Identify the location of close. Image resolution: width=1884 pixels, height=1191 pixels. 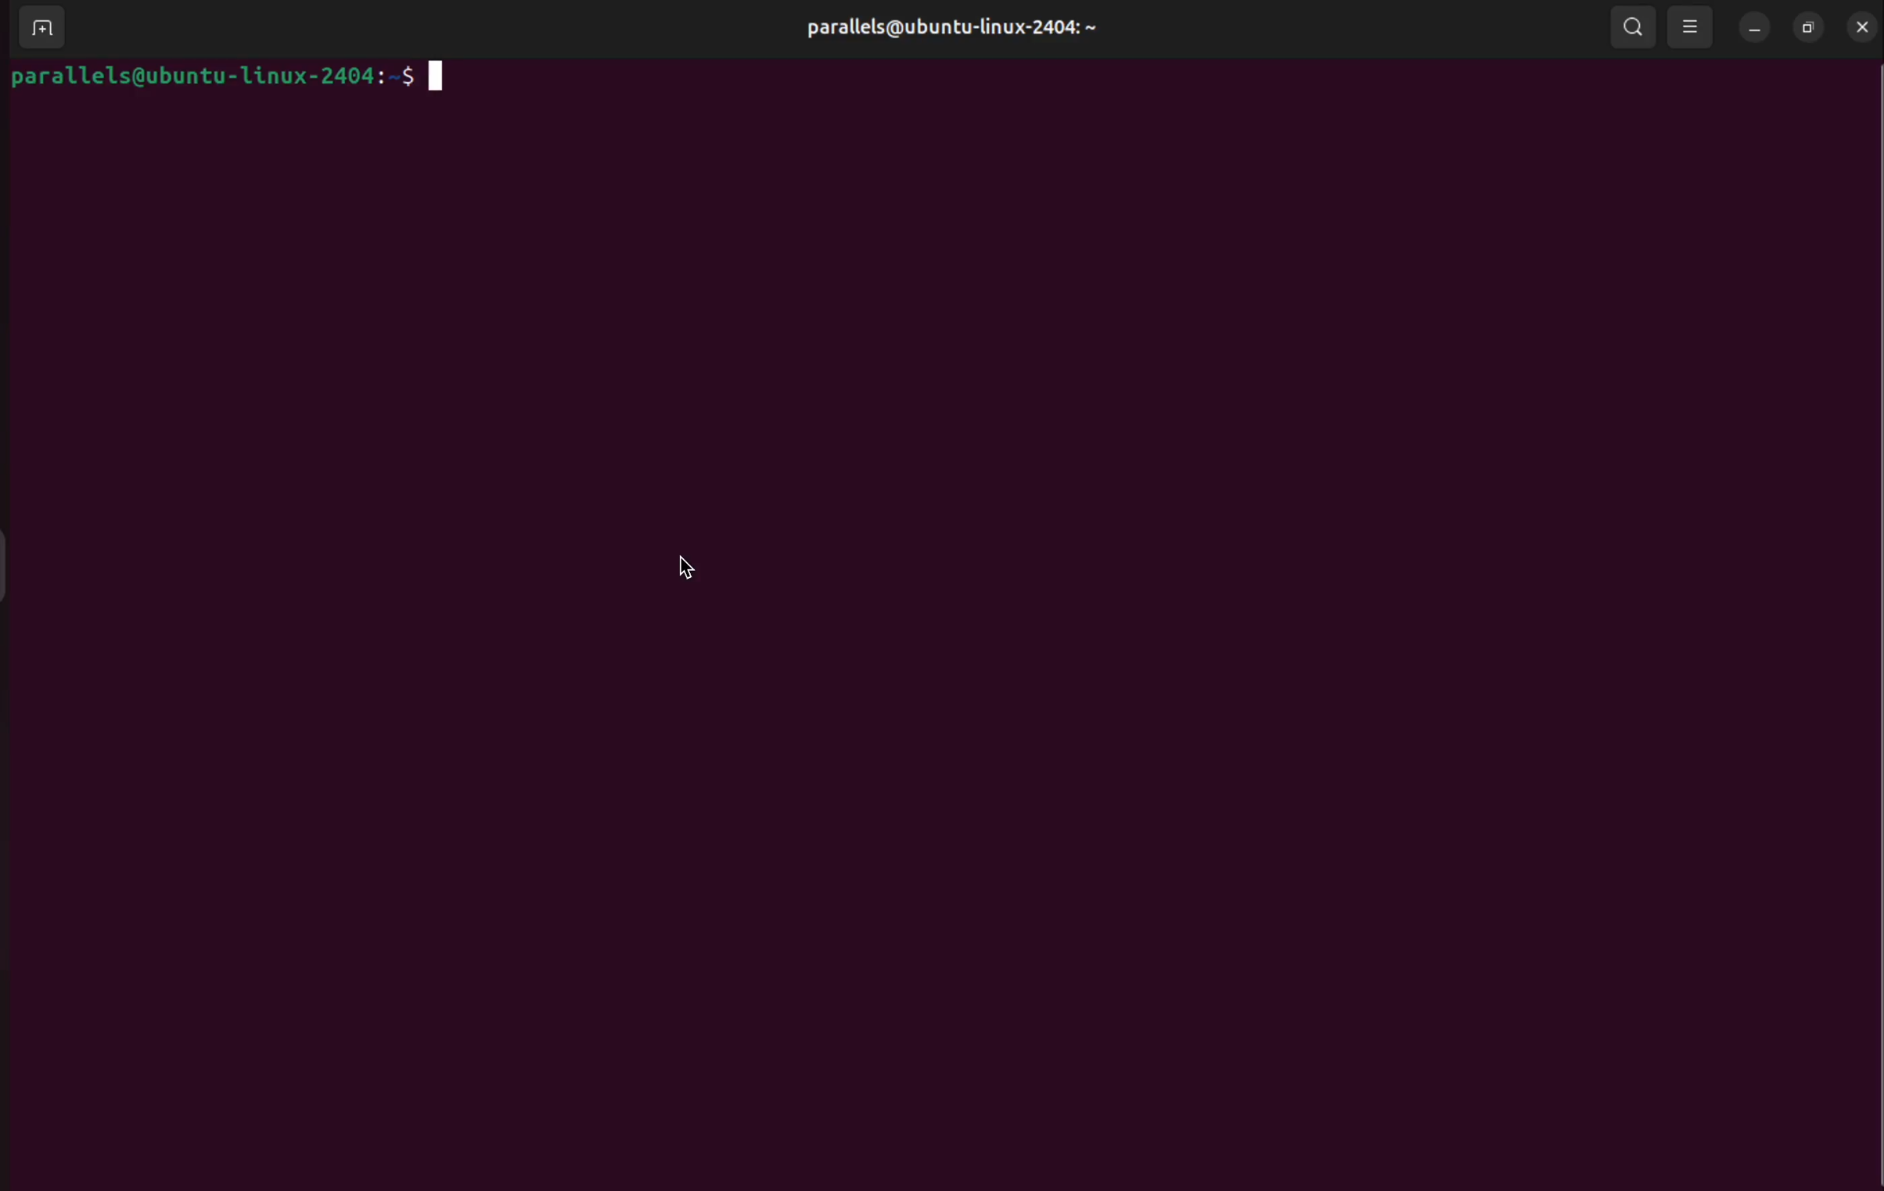
(1861, 27).